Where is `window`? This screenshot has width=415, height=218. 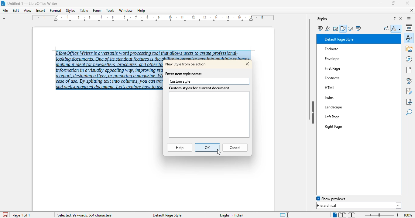 window is located at coordinates (126, 10).